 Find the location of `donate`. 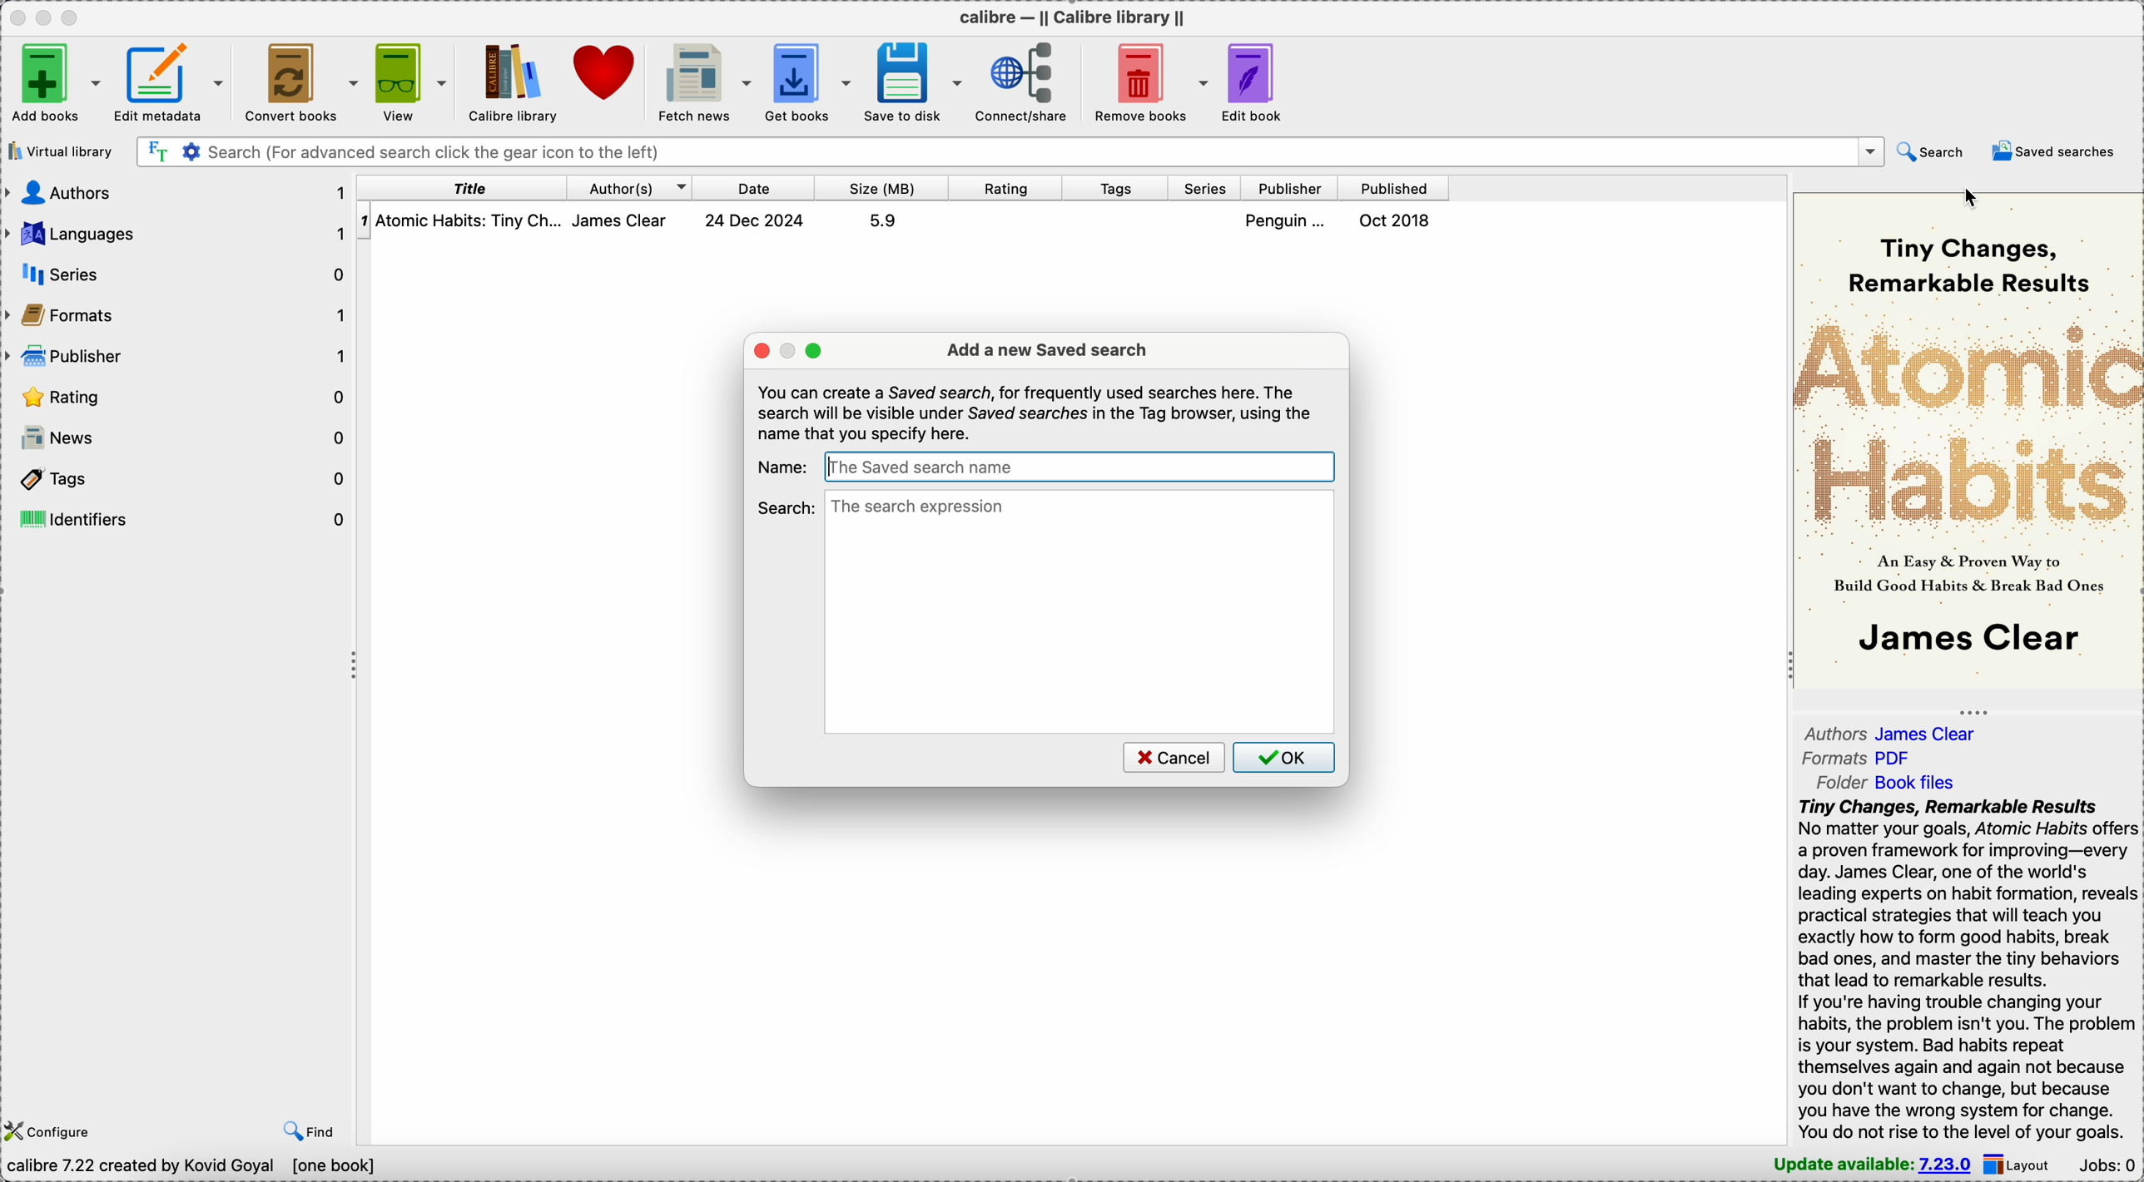

donate is located at coordinates (608, 76).